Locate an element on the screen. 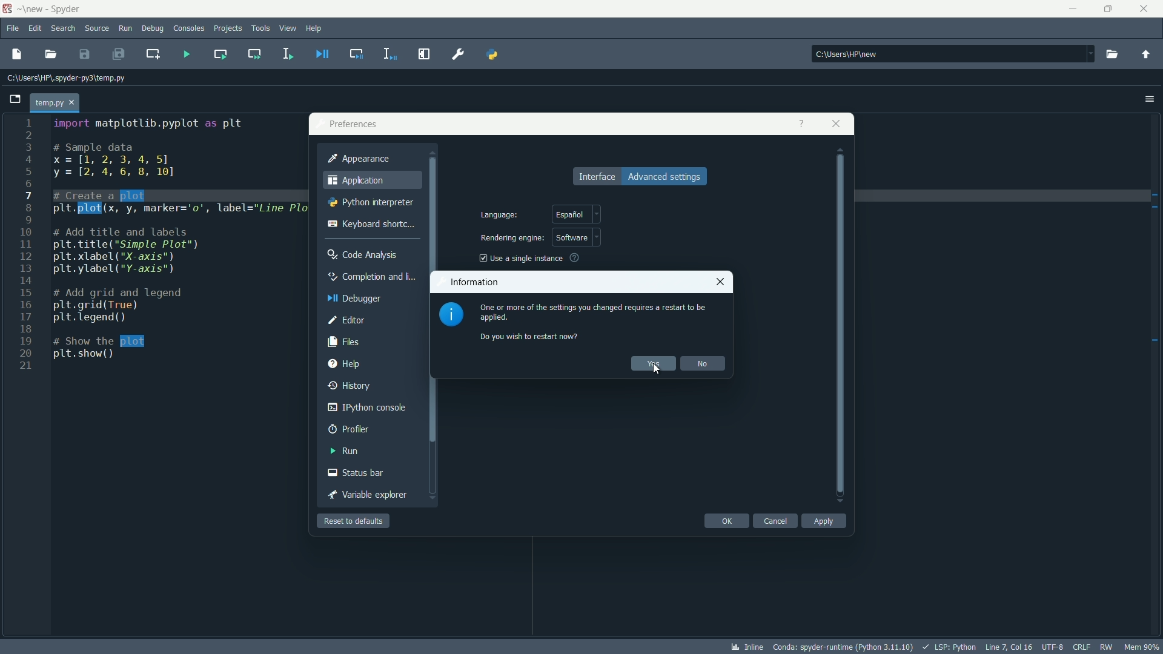  vertical scrollbar is located at coordinates (841, 324).